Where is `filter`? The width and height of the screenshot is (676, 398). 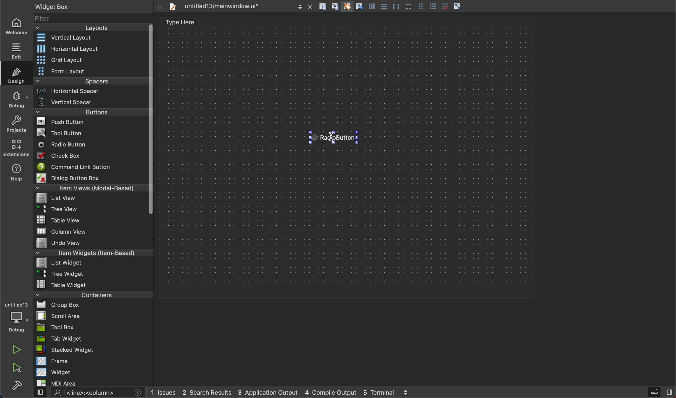 filter is located at coordinates (94, 20).